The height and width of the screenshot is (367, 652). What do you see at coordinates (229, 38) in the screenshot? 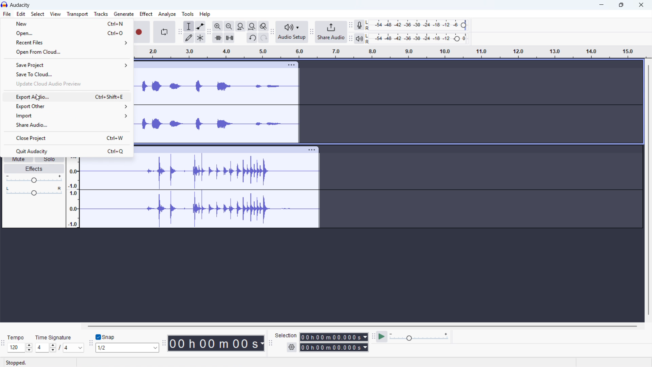
I see `Silence audio selection ` at bounding box center [229, 38].